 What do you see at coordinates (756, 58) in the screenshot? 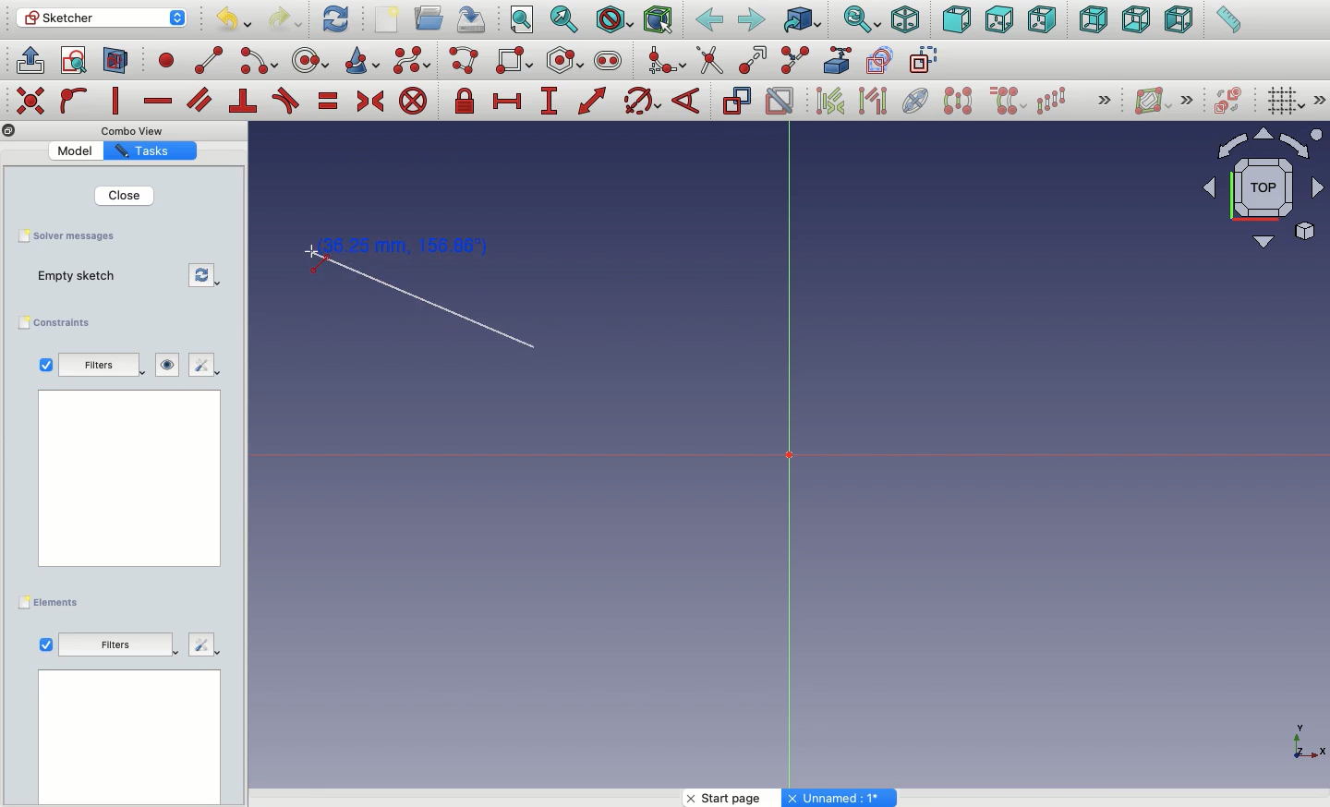
I see `Extend edge` at bounding box center [756, 58].